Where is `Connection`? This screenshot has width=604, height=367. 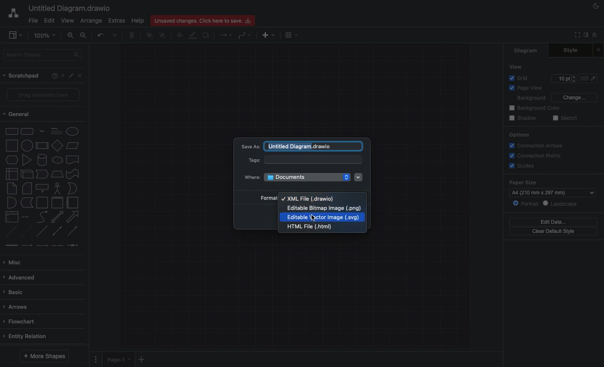
Connection is located at coordinates (226, 35).